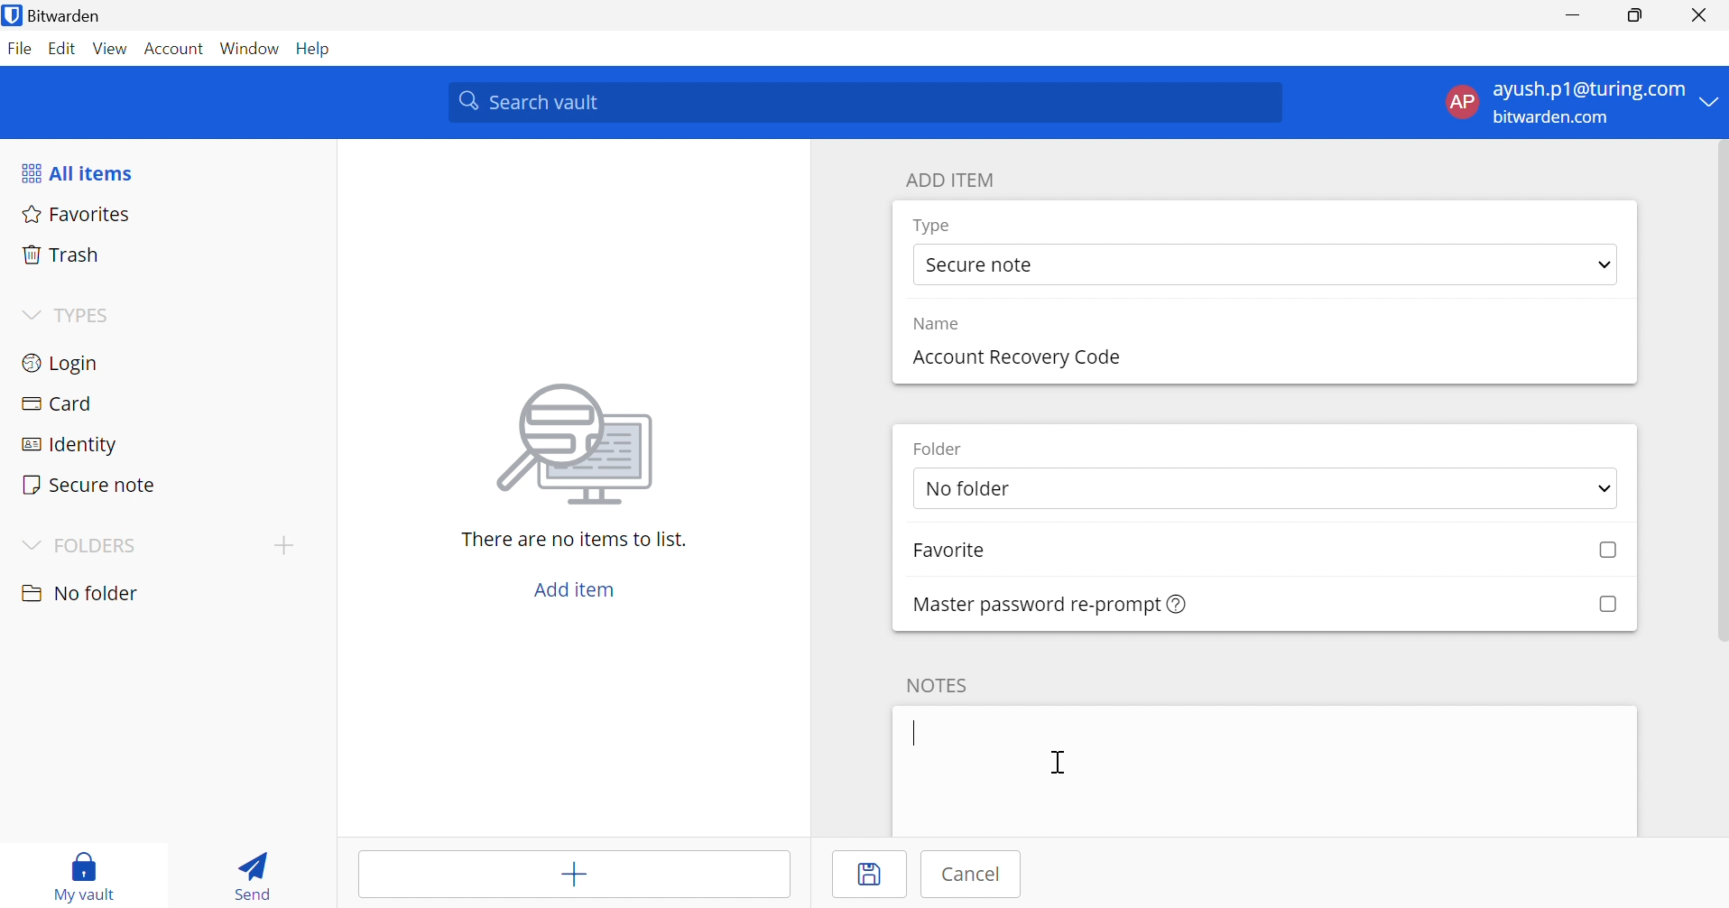 The image size is (1729, 908). I want to click on All items, so click(81, 175).